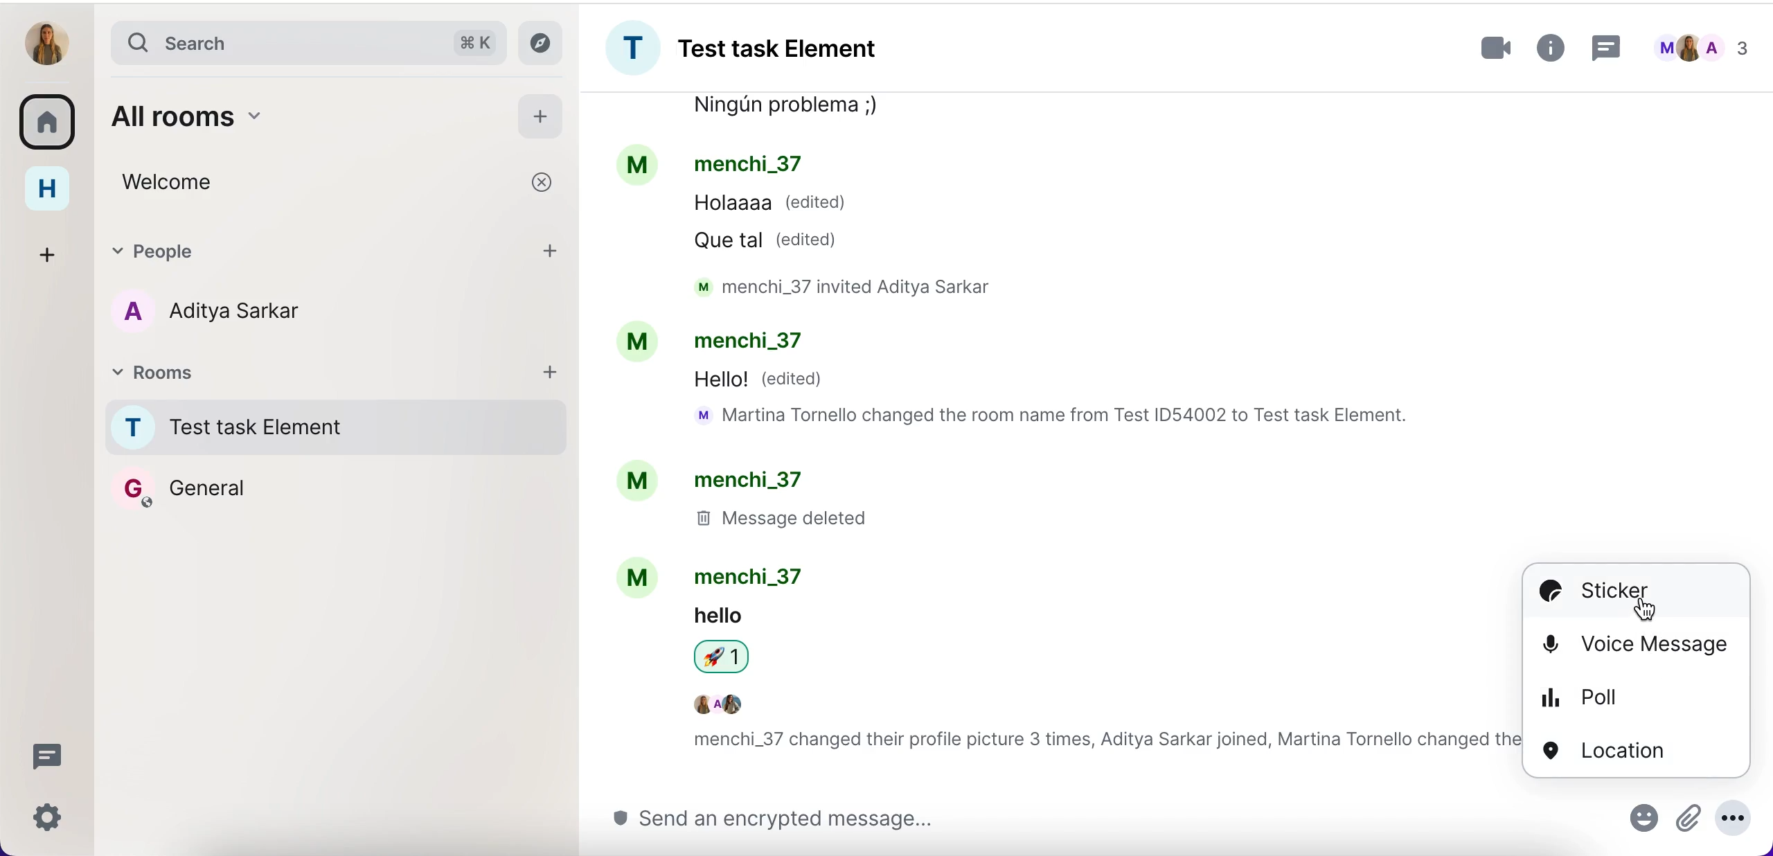 This screenshot has height=856, width=1773. Describe the element at coordinates (303, 376) in the screenshot. I see `rooms` at that location.